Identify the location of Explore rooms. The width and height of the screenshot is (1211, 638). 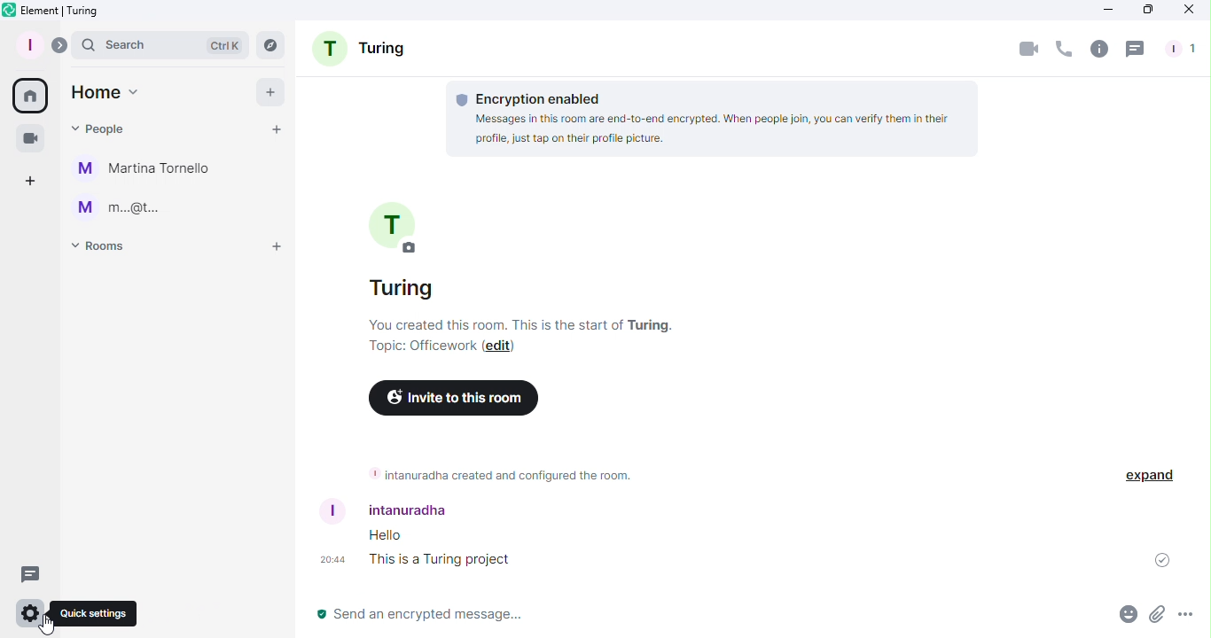
(267, 43).